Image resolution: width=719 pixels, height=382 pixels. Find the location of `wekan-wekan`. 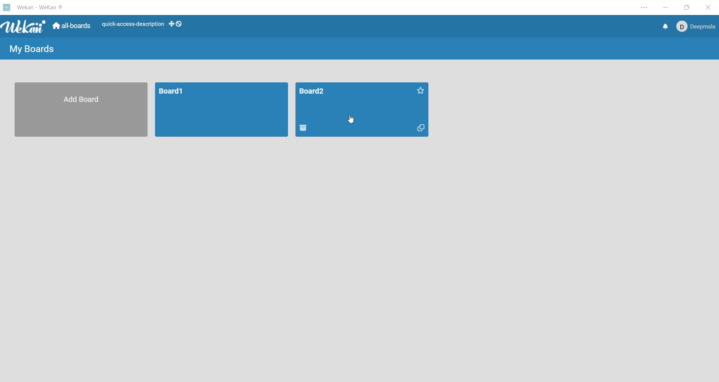

wekan-wekan is located at coordinates (42, 9).